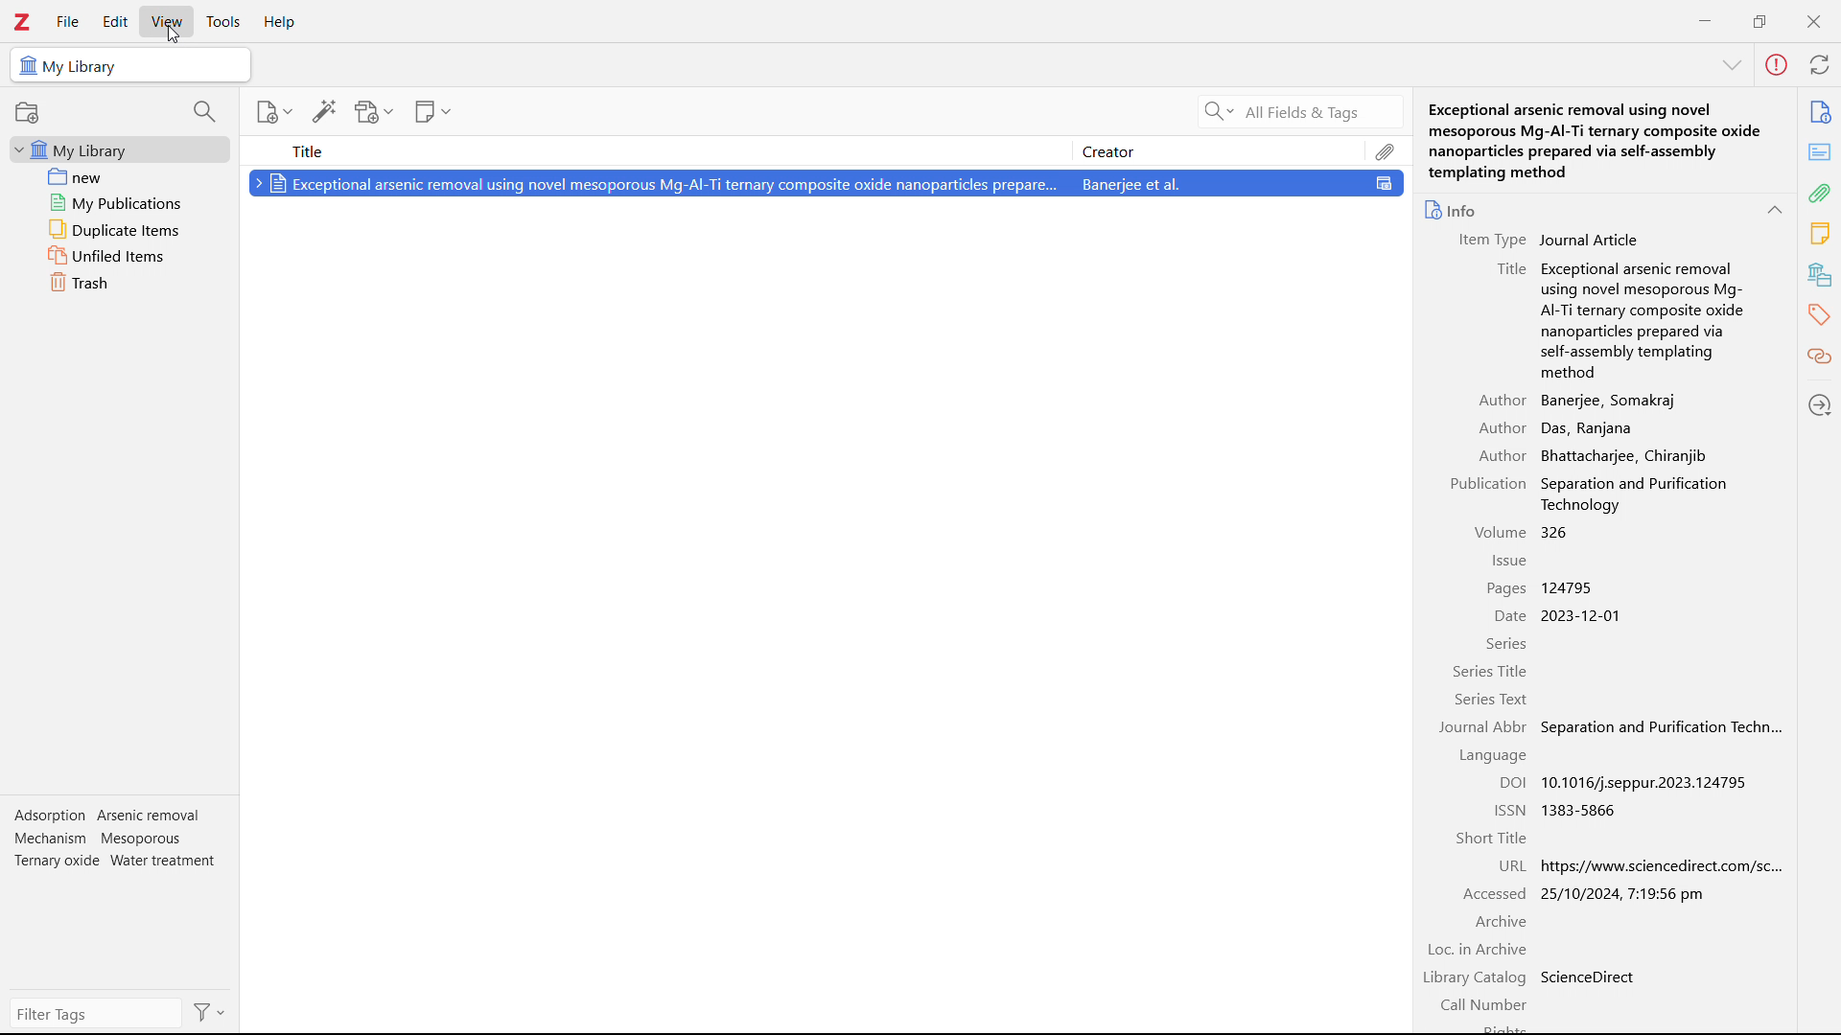 This screenshot has width=1841, height=1035. What do you see at coordinates (1820, 274) in the screenshot?
I see `libraries and collections` at bounding box center [1820, 274].